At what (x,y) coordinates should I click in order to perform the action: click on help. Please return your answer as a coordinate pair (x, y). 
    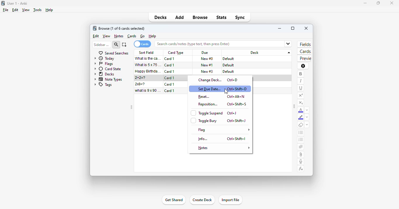
    Looking at the image, I should click on (152, 36).